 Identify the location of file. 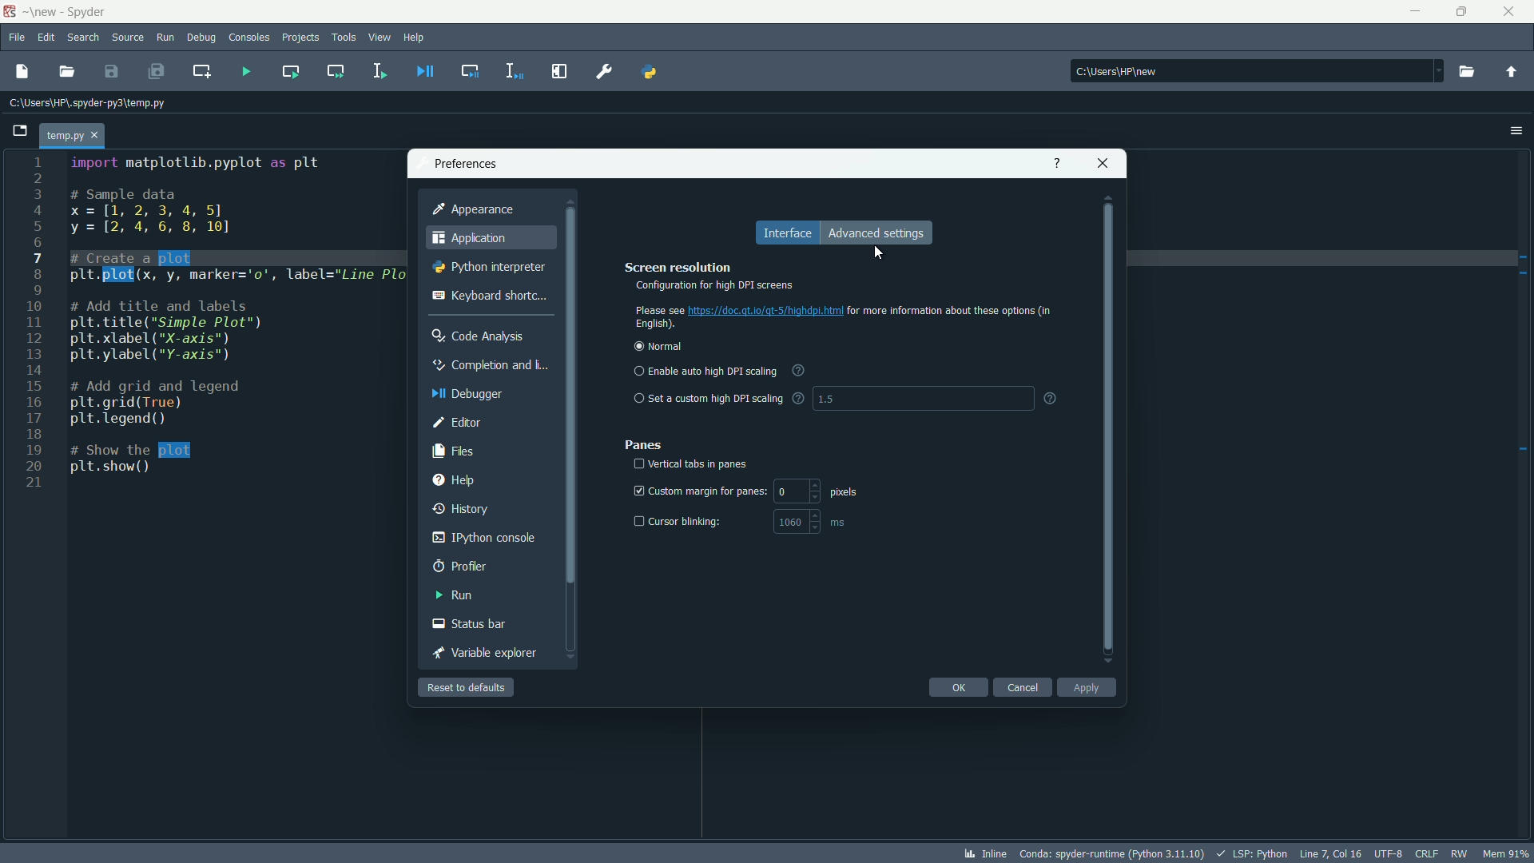
(18, 38).